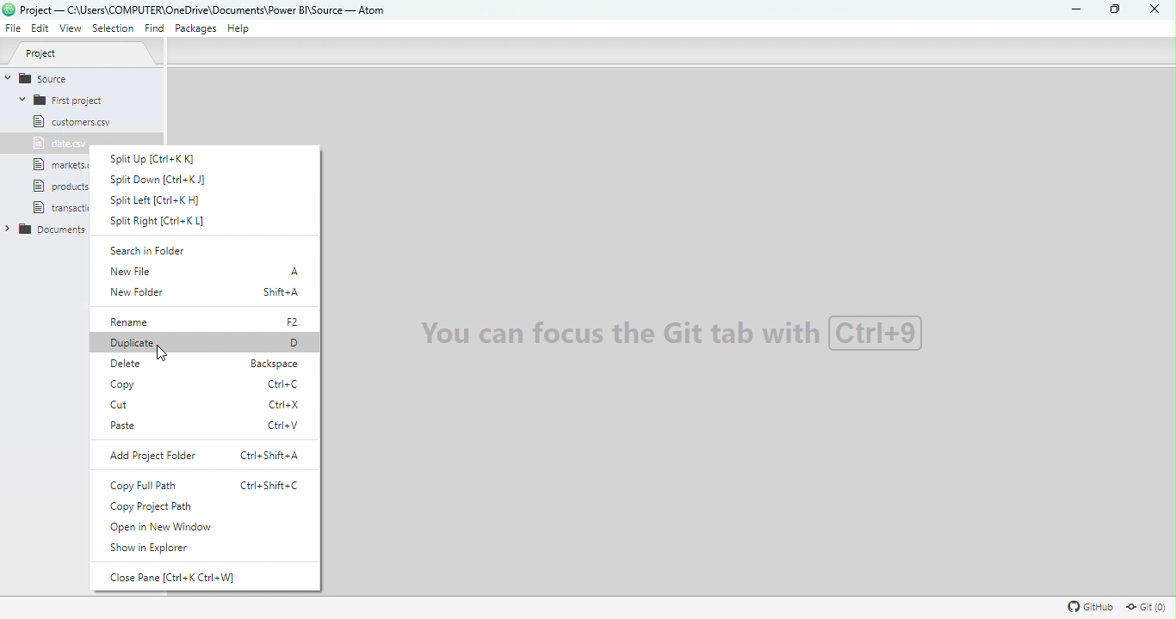 This screenshot has width=1176, height=619. Describe the element at coordinates (166, 222) in the screenshot. I see `Split right` at that location.